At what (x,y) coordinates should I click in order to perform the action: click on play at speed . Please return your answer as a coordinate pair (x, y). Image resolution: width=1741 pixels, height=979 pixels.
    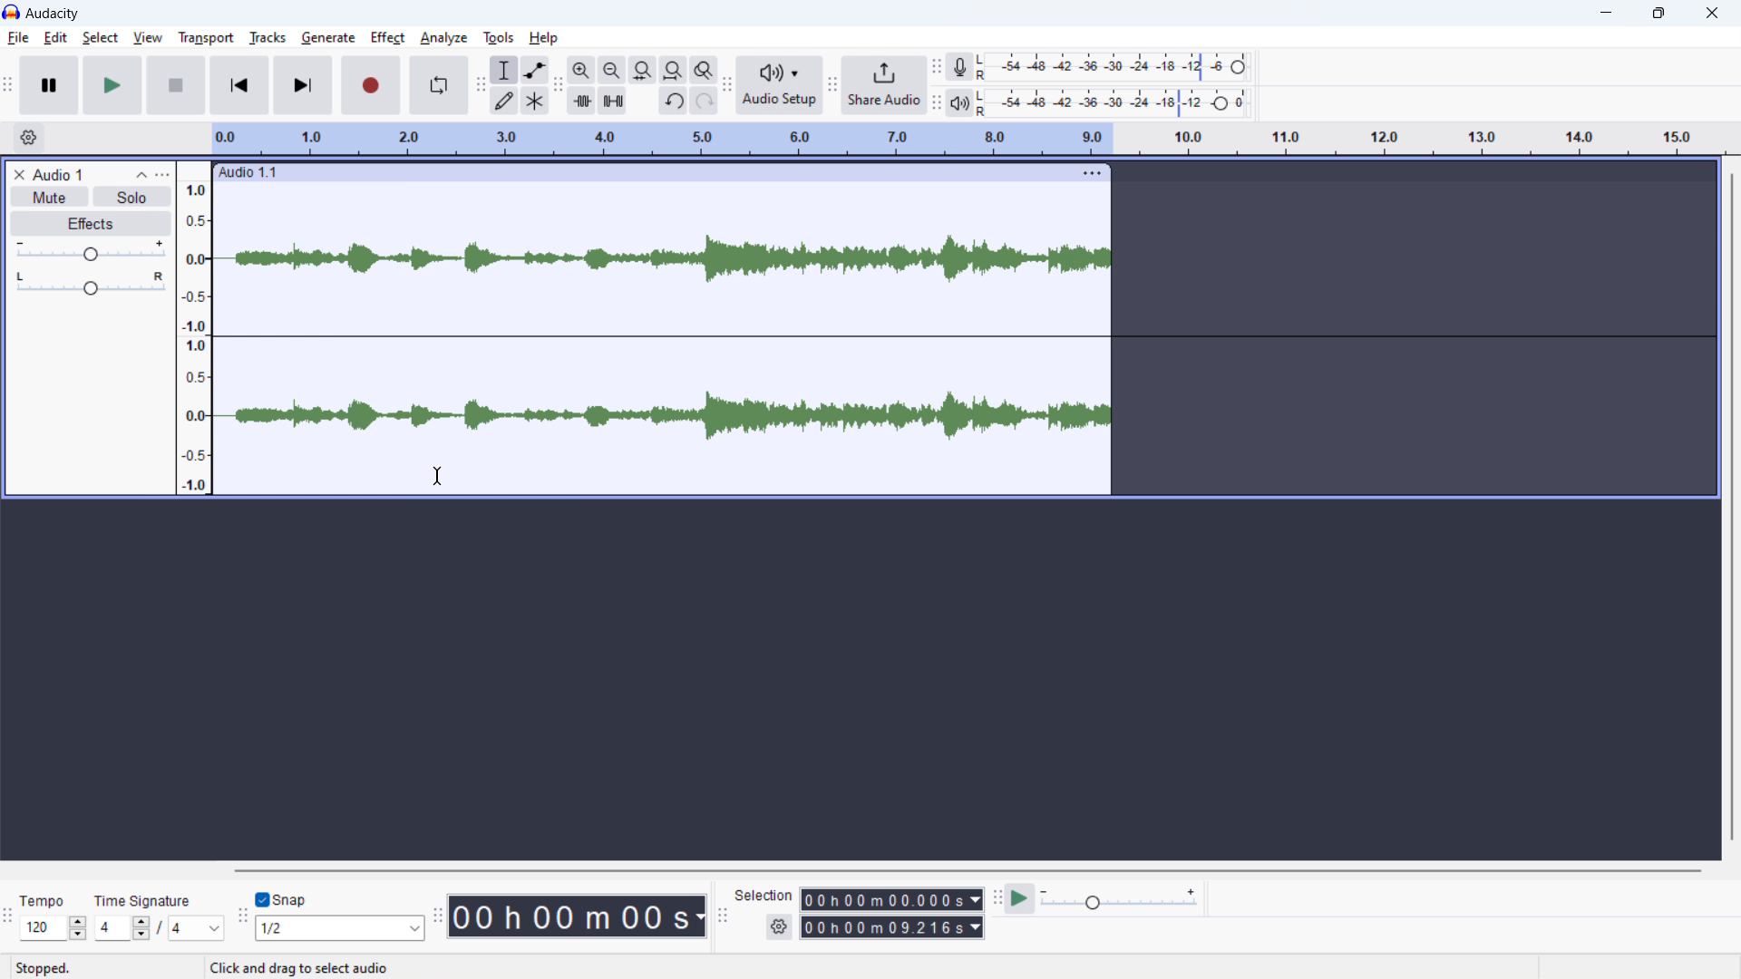
    Looking at the image, I should click on (1022, 899).